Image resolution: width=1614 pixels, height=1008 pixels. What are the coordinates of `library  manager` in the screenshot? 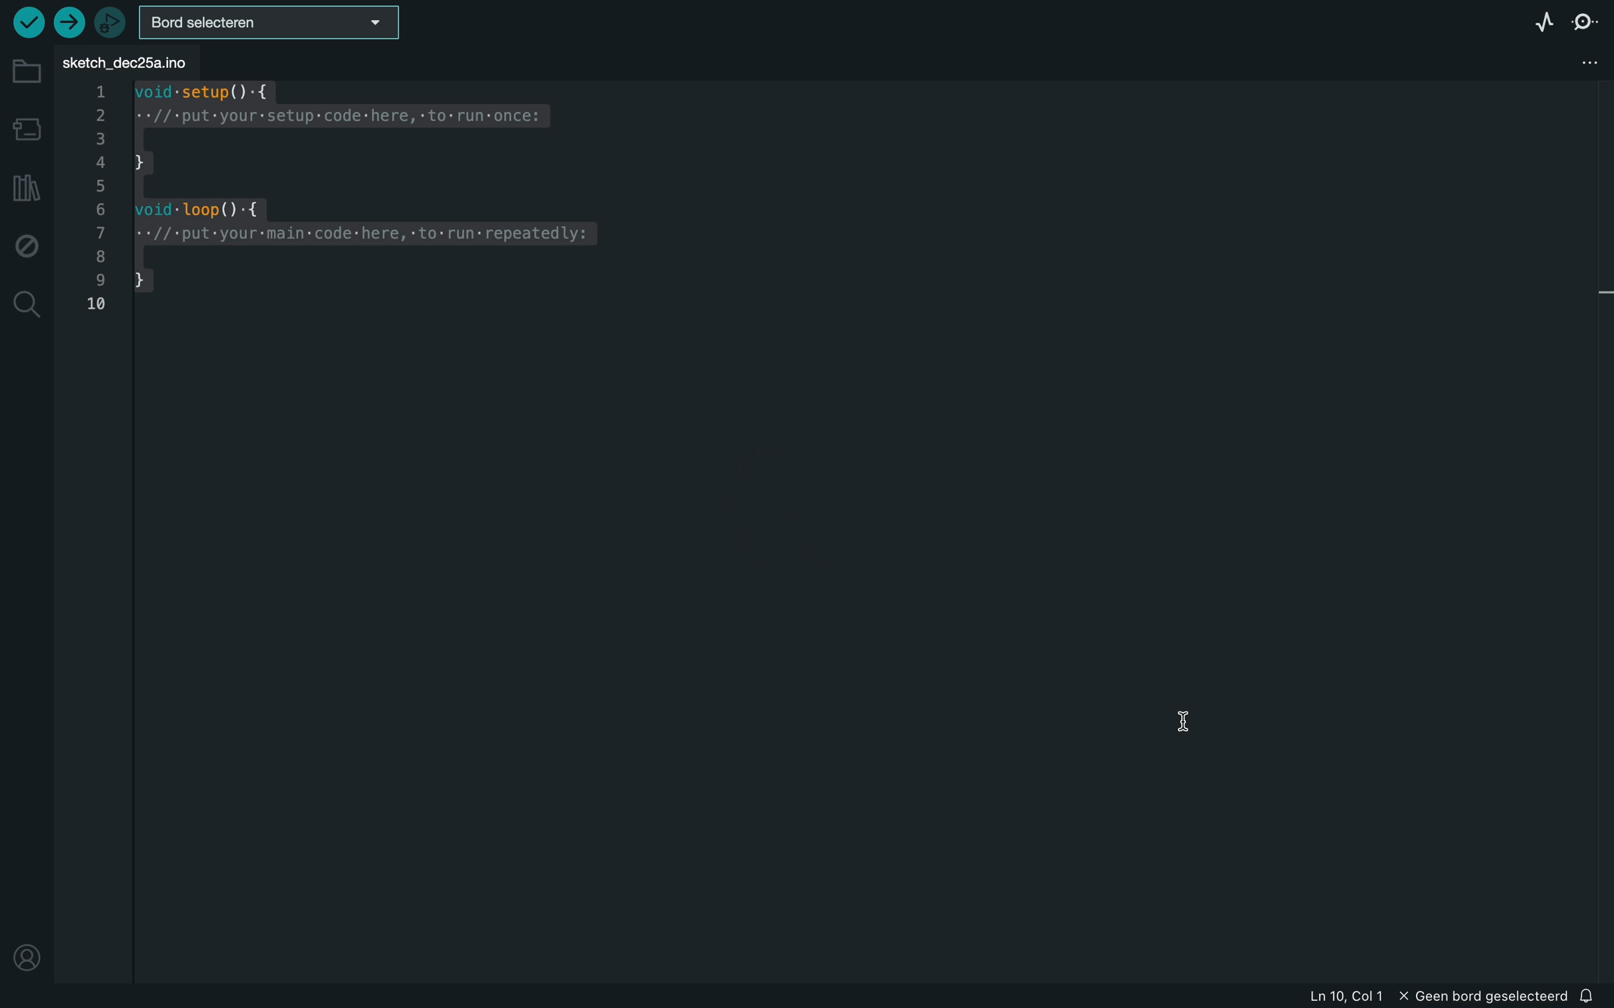 It's located at (25, 187).